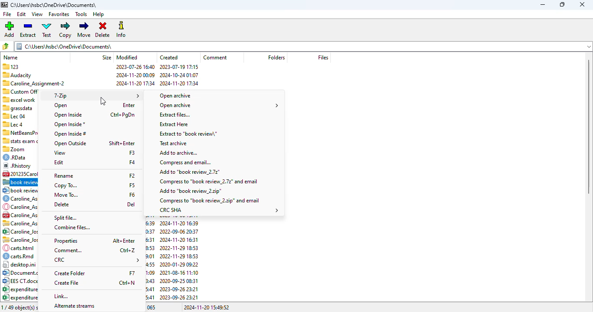  Describe the element at coordinates (14, 124) in the screenshot. I see `Lec 4` at that location.